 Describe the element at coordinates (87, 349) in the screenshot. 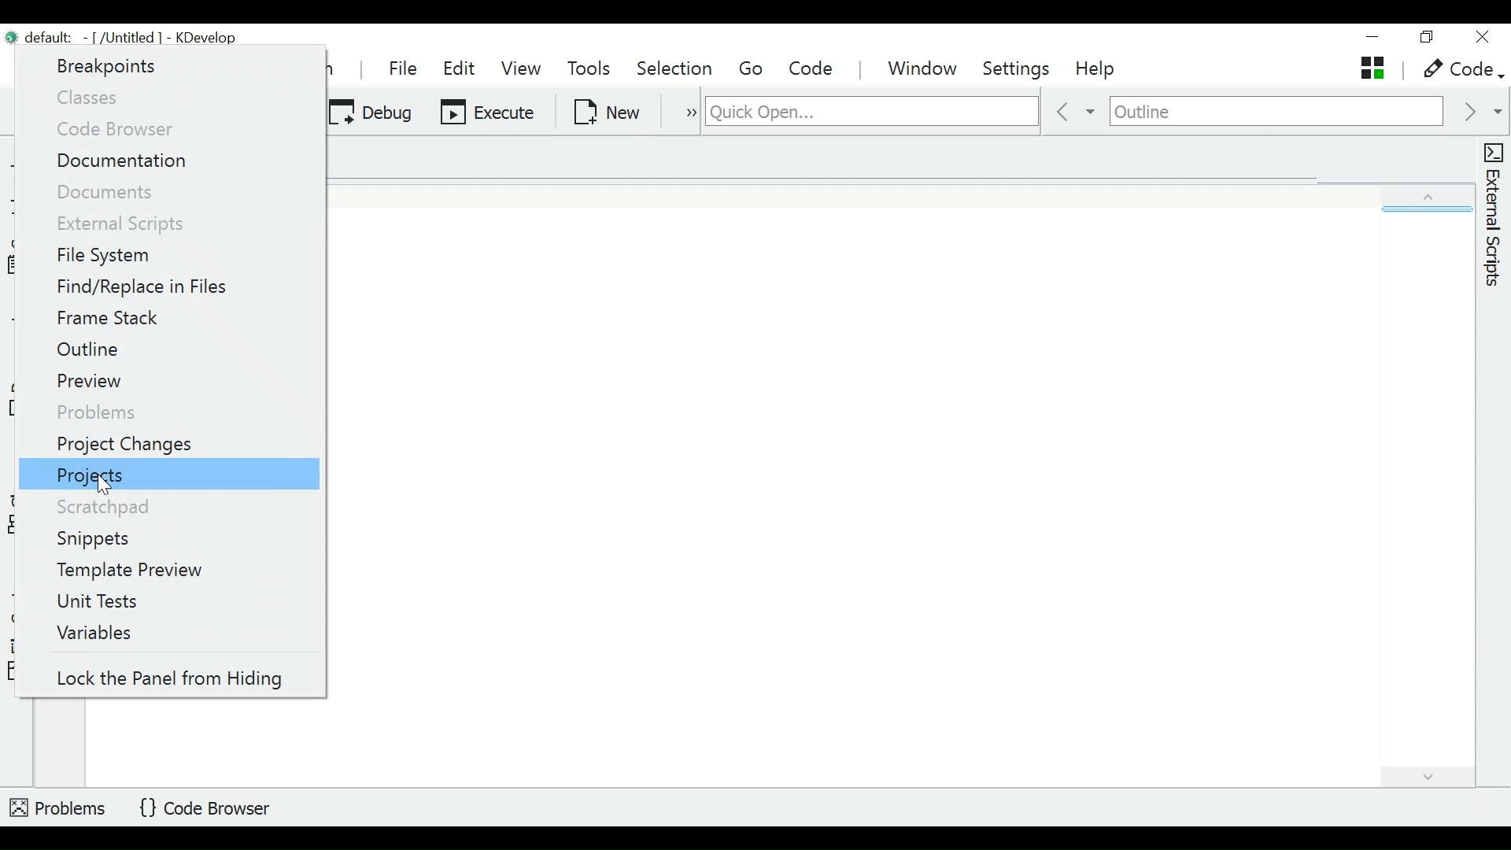

I see `Outline` at that location.